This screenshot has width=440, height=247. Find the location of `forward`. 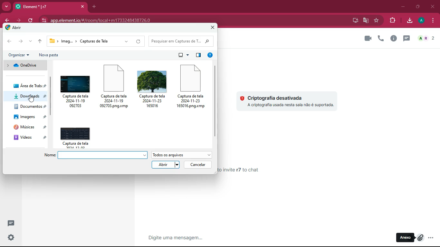

forward is located at coordinates (17, 21).